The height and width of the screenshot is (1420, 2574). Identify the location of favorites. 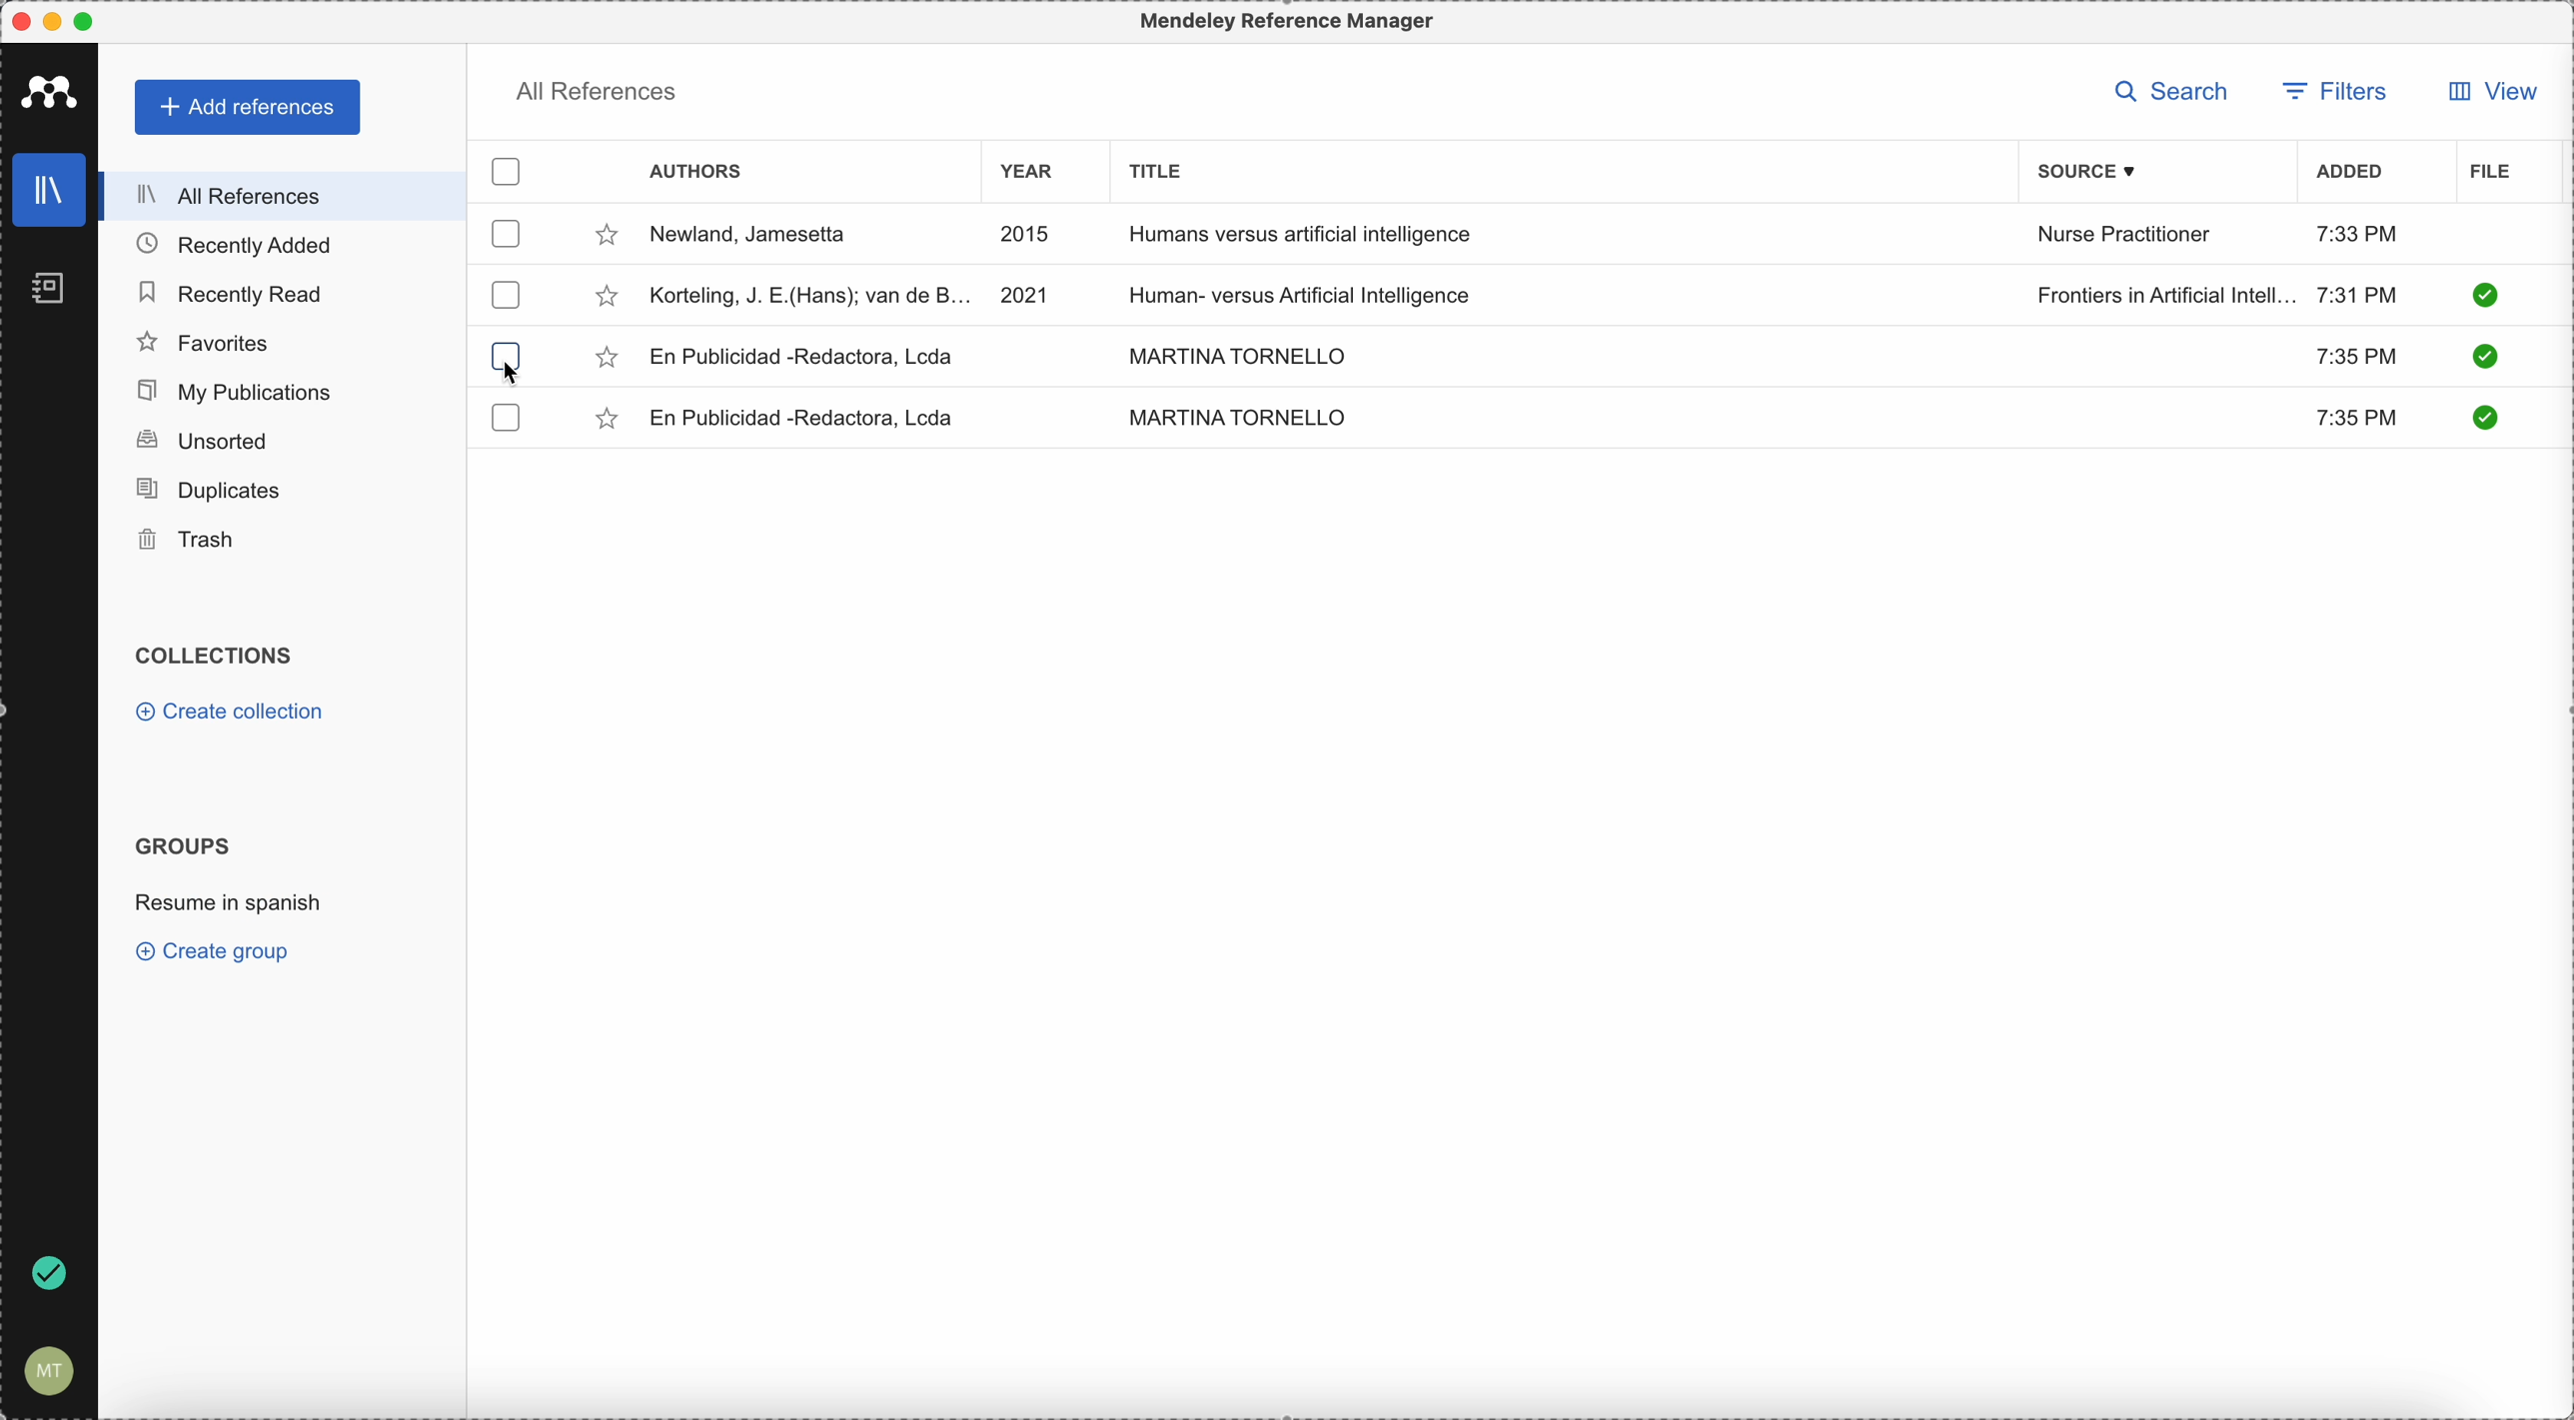
(205, 343).